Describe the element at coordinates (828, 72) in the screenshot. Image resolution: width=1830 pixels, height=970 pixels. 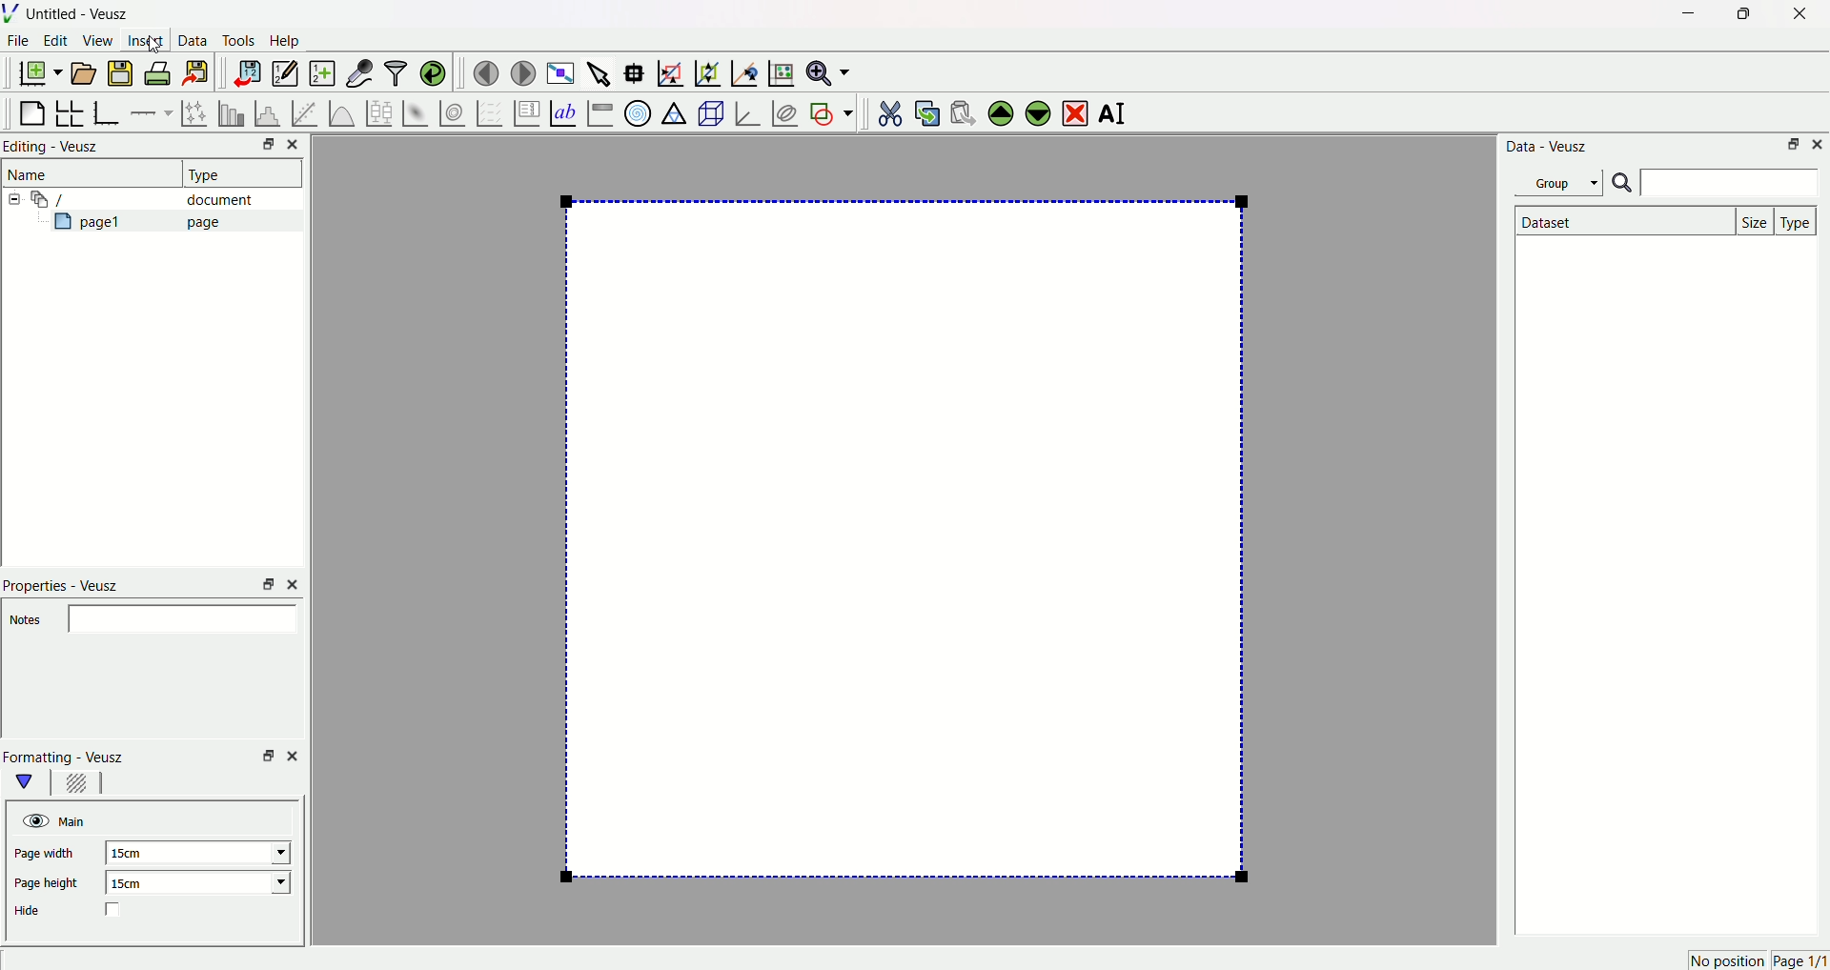
I see `zoom functions` at that location.